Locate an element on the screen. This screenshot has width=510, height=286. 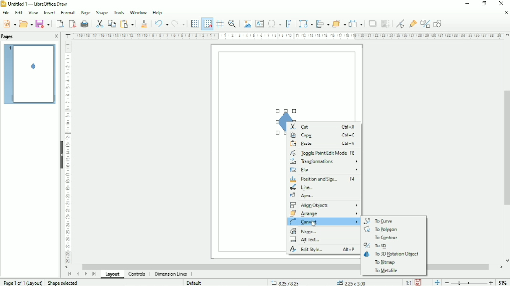
Name is located at coordinates (306, 232).